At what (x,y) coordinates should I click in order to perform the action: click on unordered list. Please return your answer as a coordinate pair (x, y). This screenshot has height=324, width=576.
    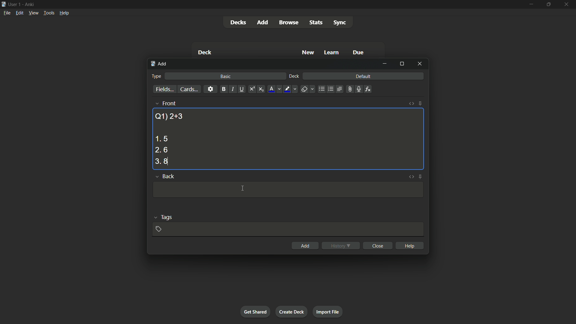
    Looking at the image, I should click on (321, 89).